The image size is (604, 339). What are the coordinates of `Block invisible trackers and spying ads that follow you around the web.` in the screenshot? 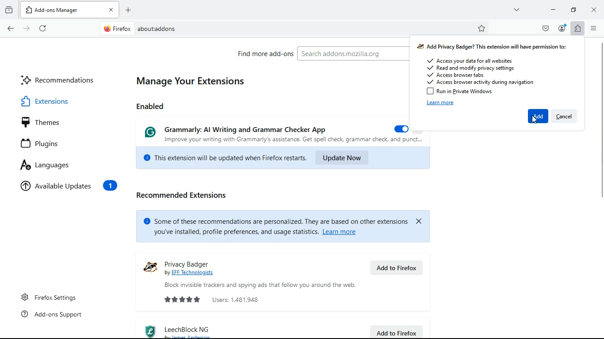 It's located at (258, 286).